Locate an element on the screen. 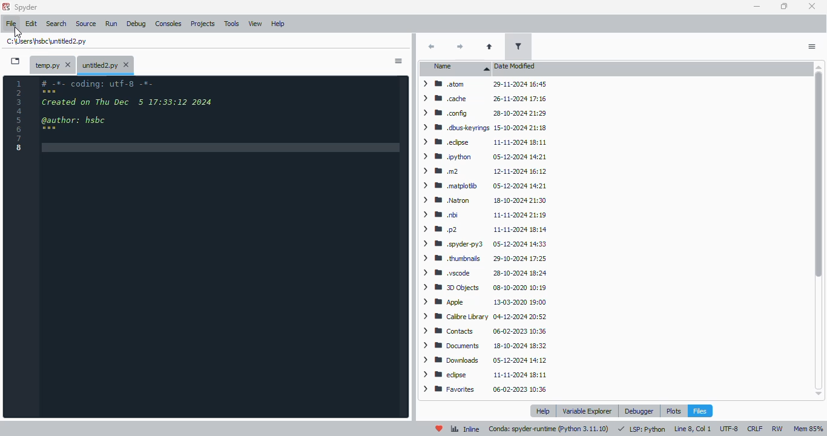  help is located at coordinates (277, 24).